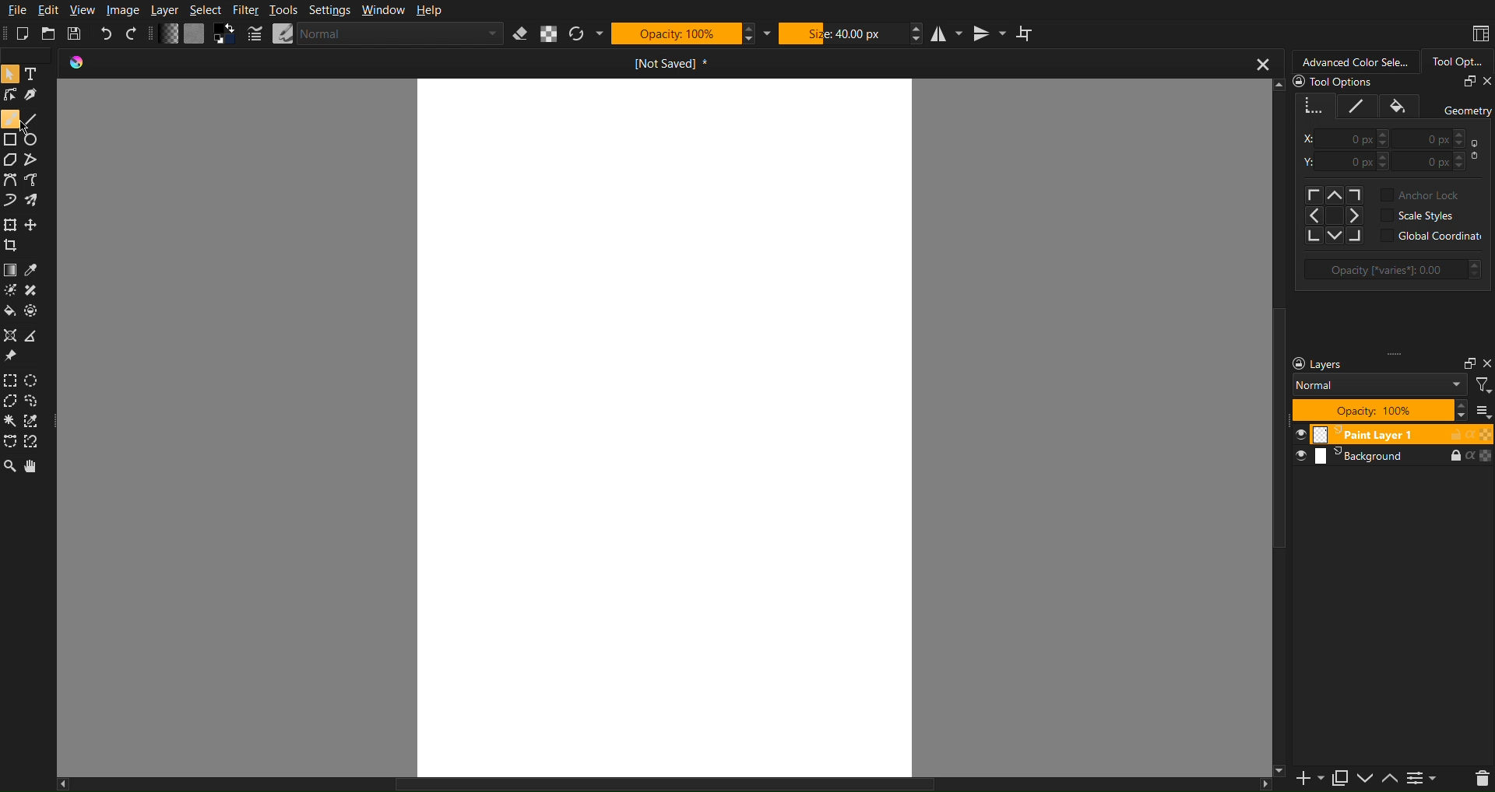  Describe the element at coordinates (670, 63) in the screenshot. I see `Current Document` at that location.